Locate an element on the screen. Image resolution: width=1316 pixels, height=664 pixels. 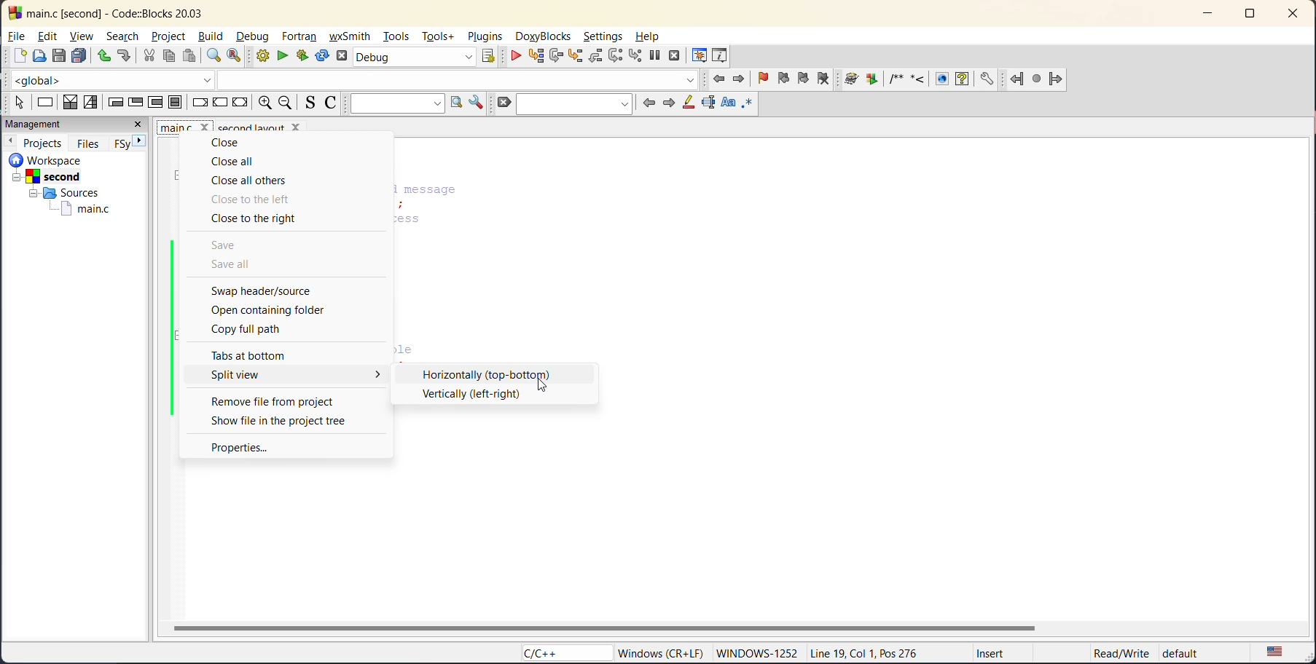
next bookmark is located at coordinates (803, 80).